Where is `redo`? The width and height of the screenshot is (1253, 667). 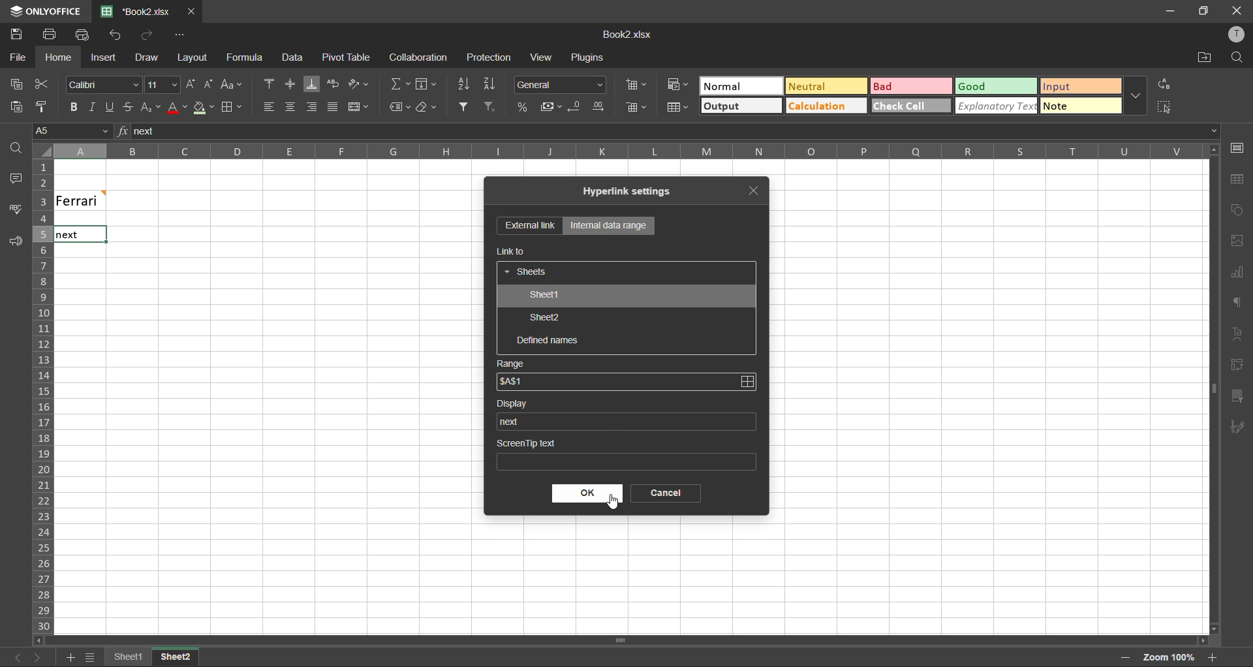 redo is located at coordinates (149, 35).